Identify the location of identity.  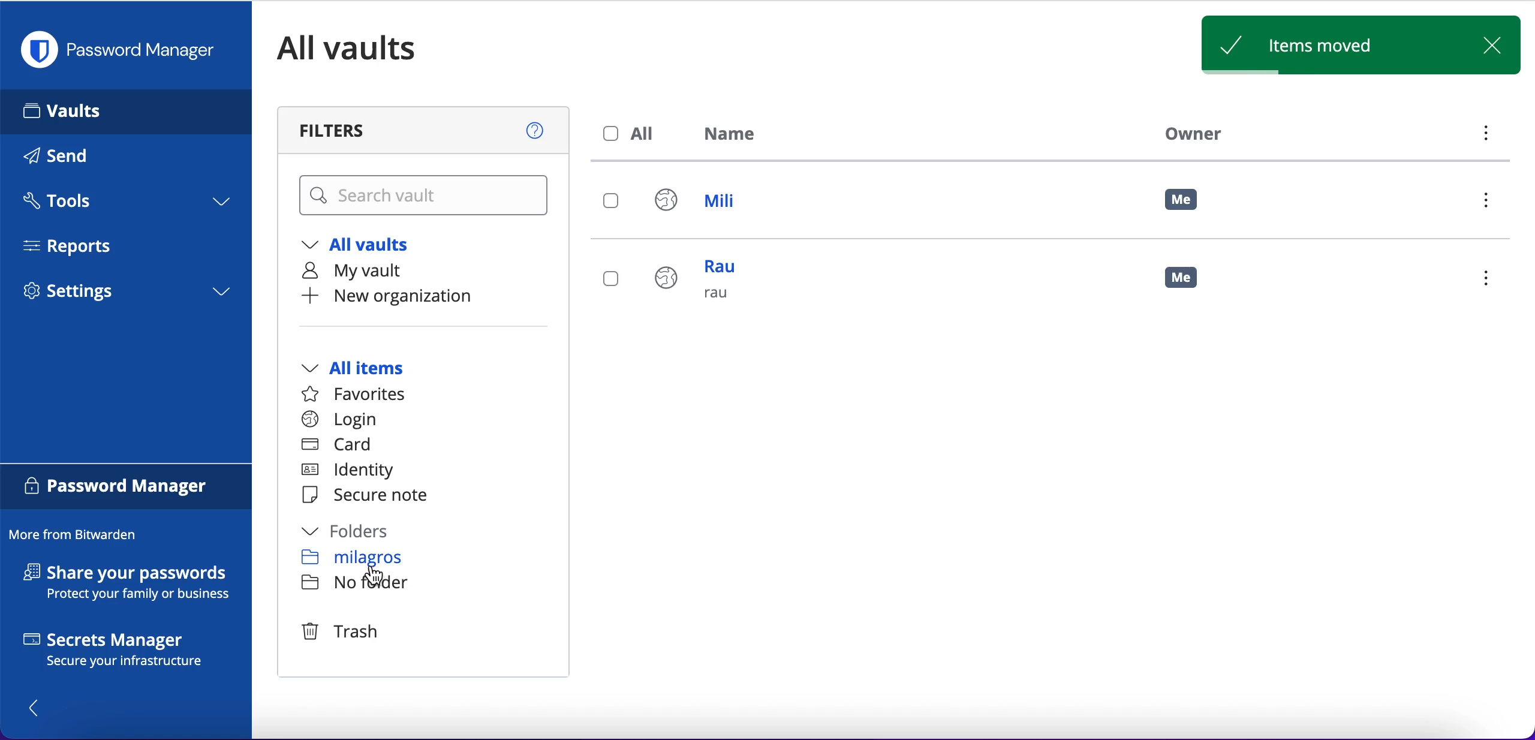
(353, 471).